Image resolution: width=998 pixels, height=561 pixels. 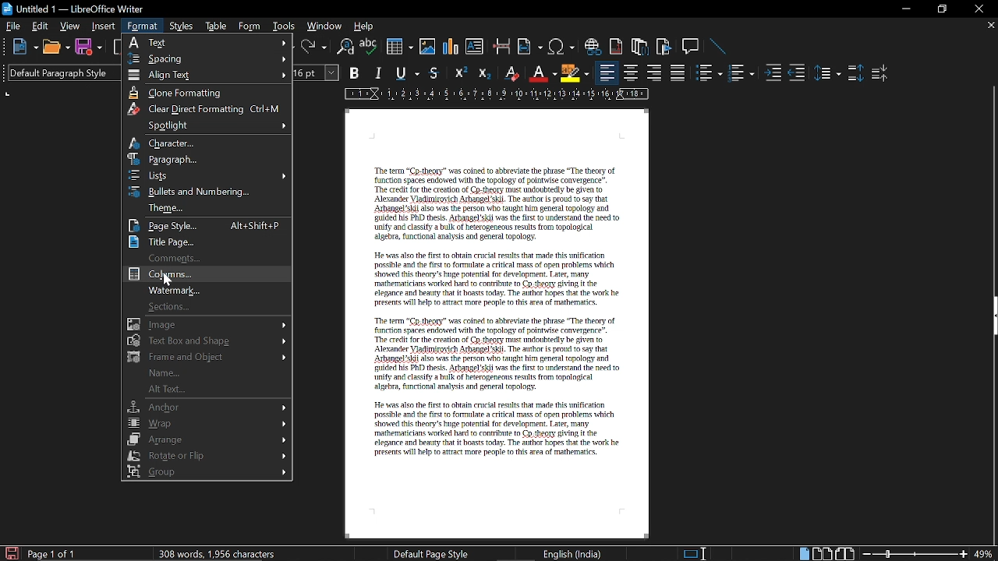 I want to click on Clear direct formatting, so click(x=207, y=110).